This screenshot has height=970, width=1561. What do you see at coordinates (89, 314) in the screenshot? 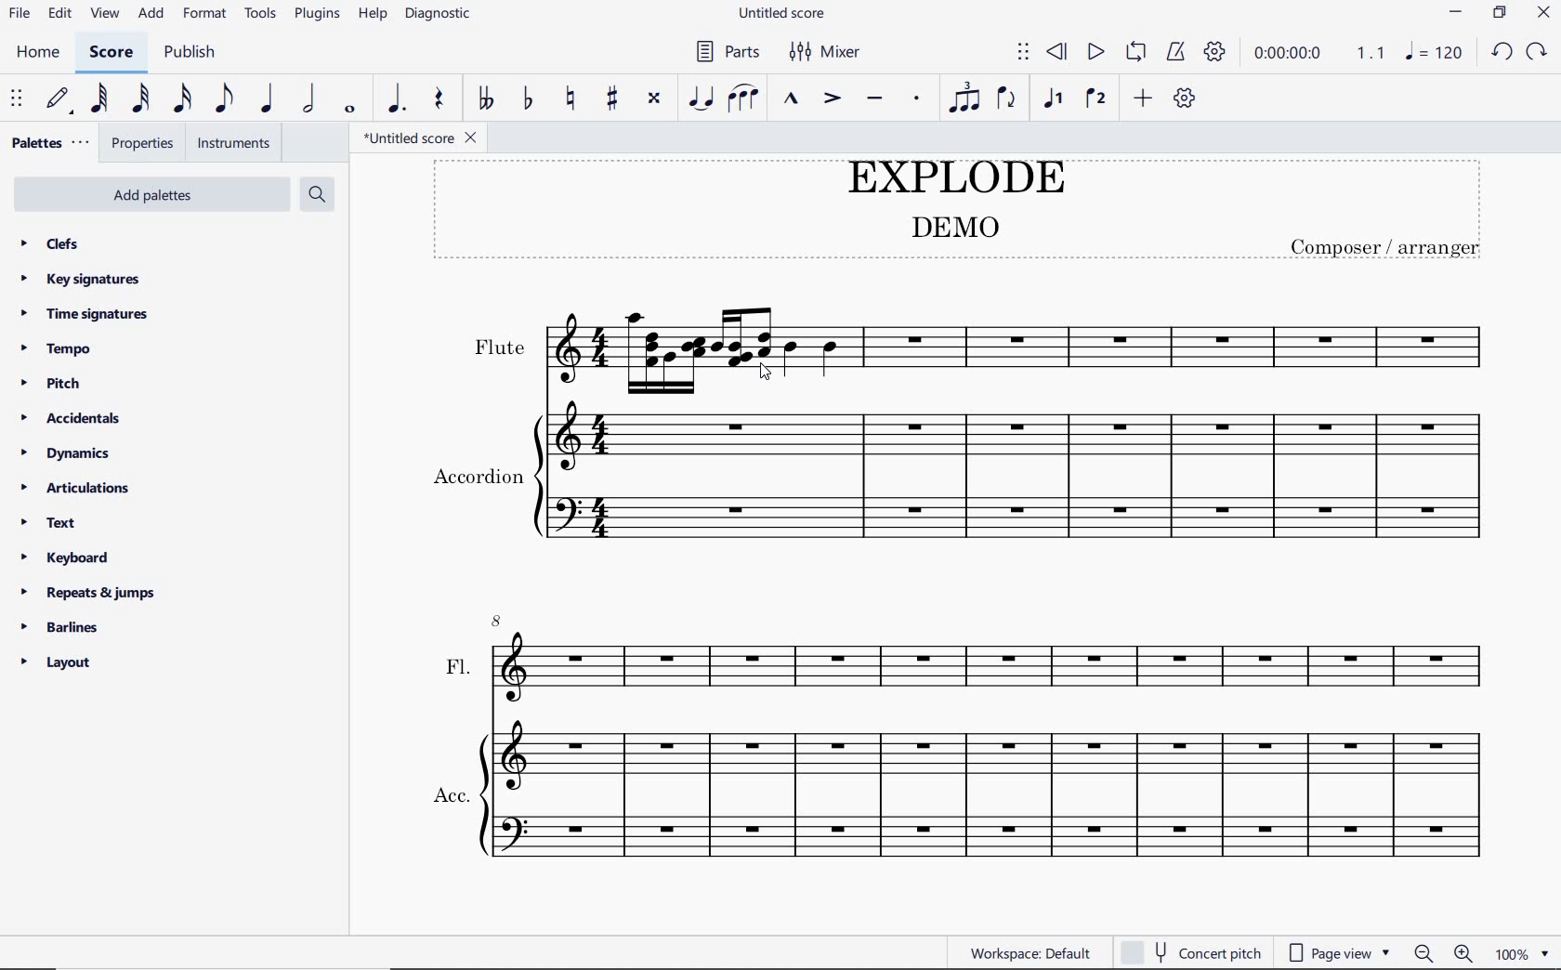
I see `time signatures` at bounding box center [89, 314].